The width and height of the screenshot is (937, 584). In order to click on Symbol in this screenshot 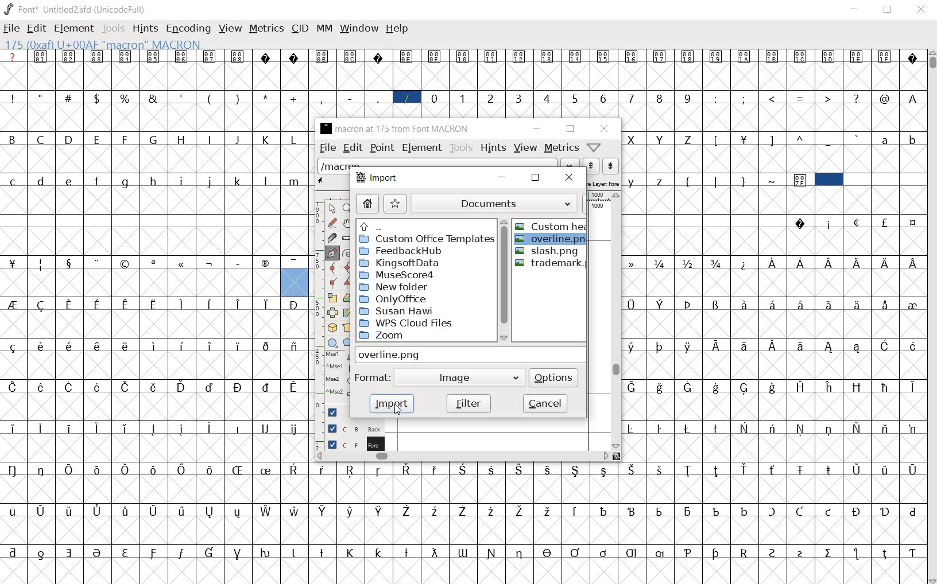, I will do `click(406, 551)`.